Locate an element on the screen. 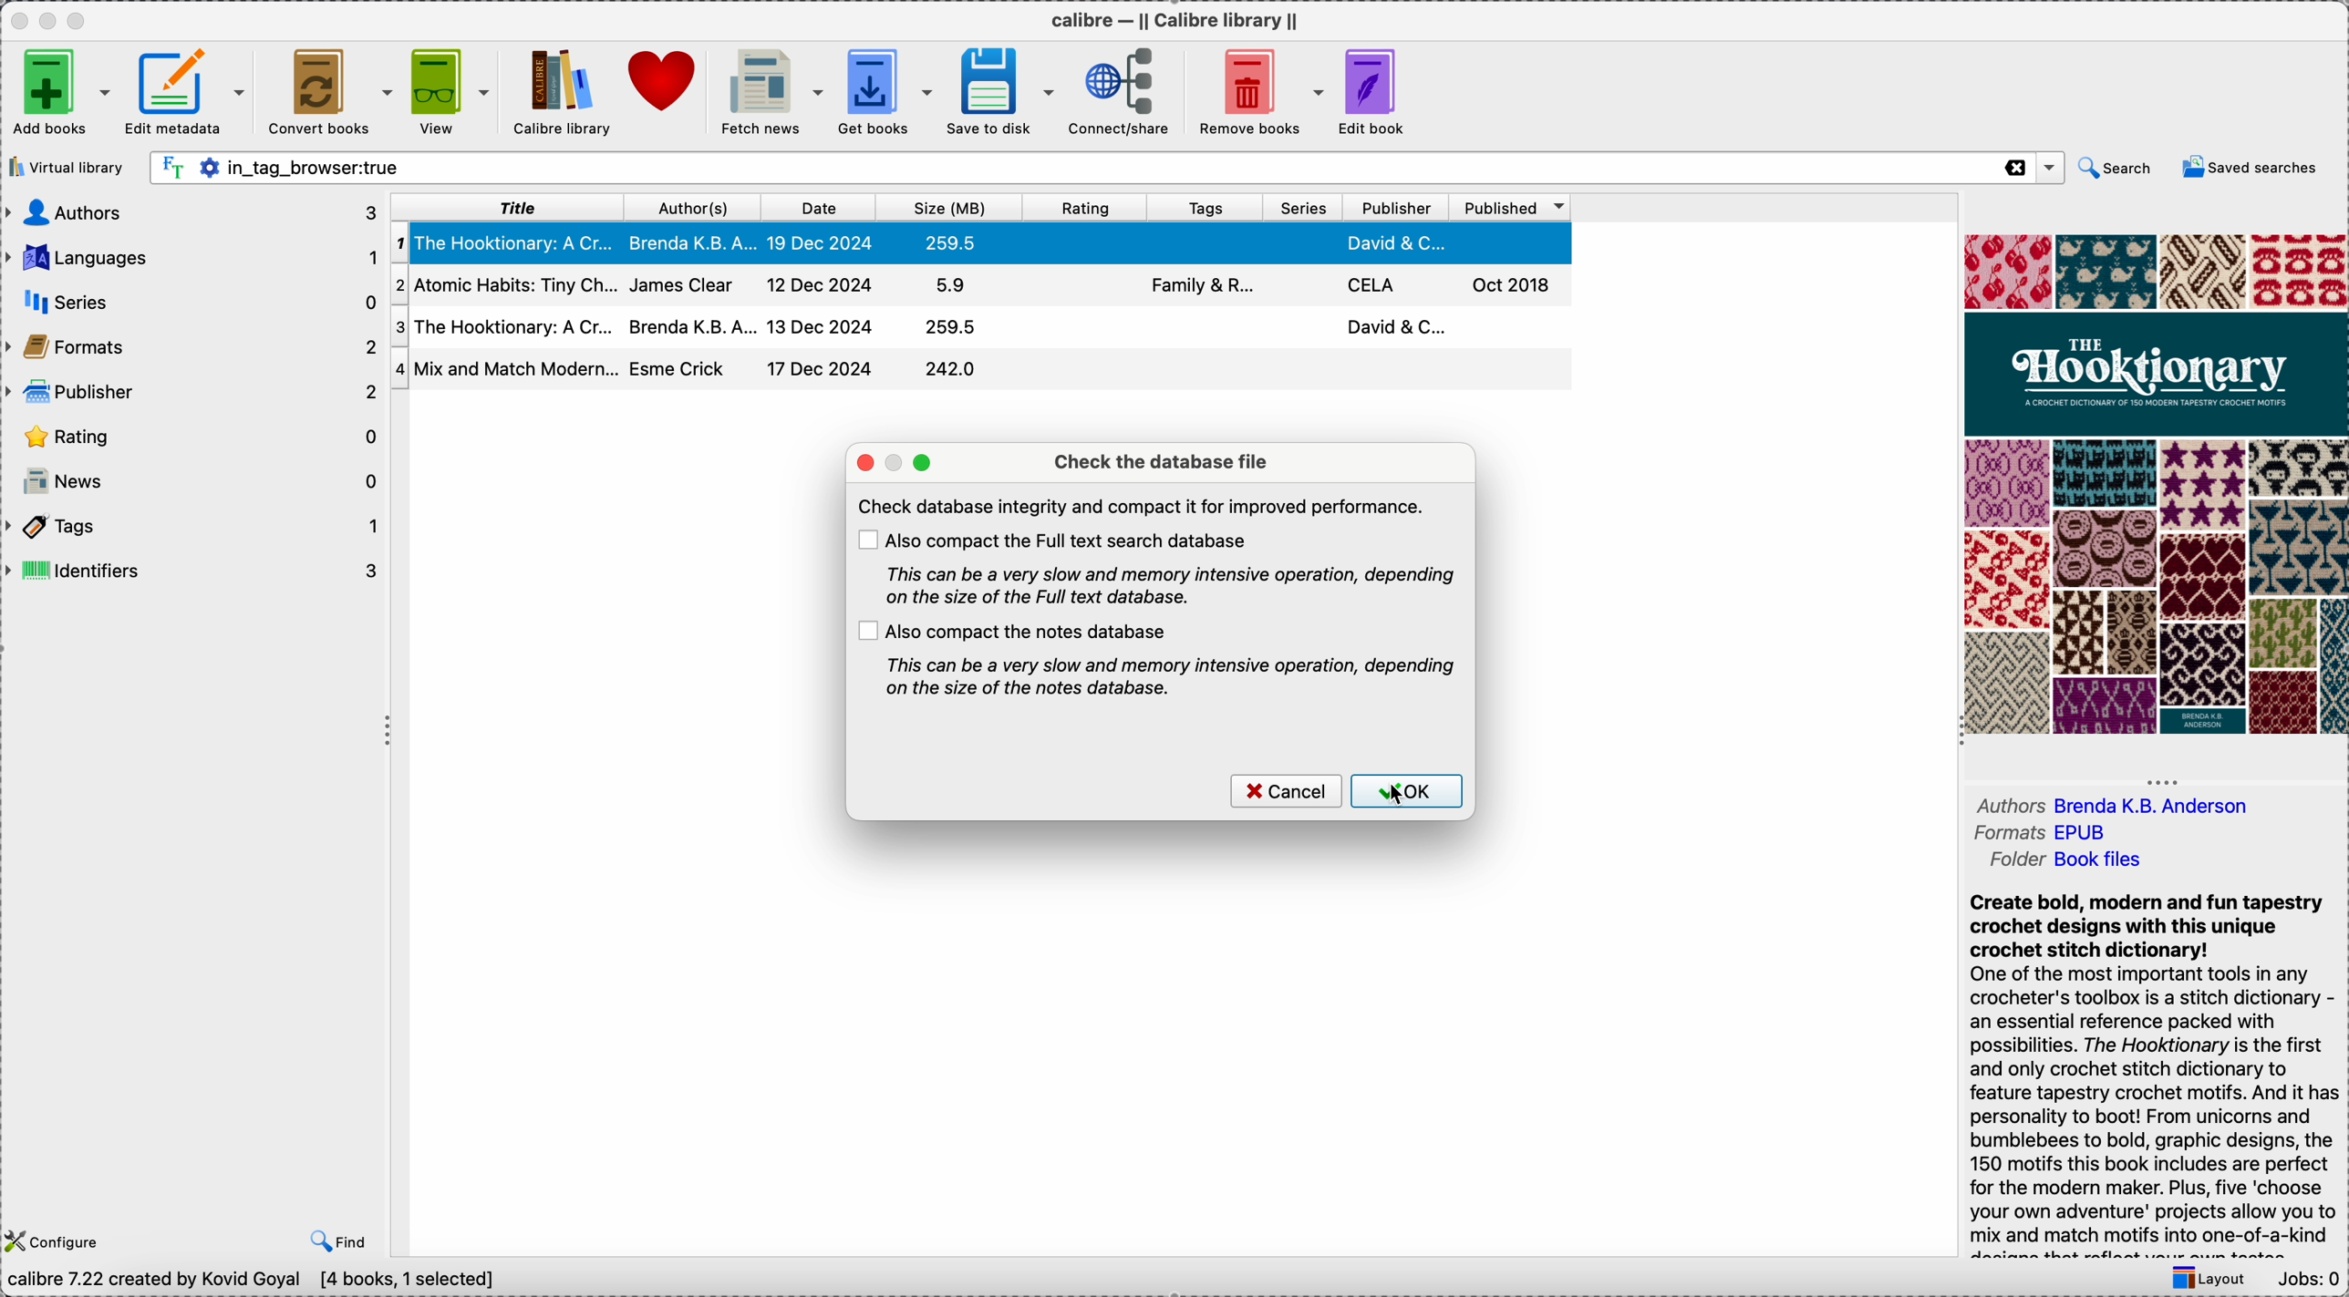  title is located at coordinates (505, 208).